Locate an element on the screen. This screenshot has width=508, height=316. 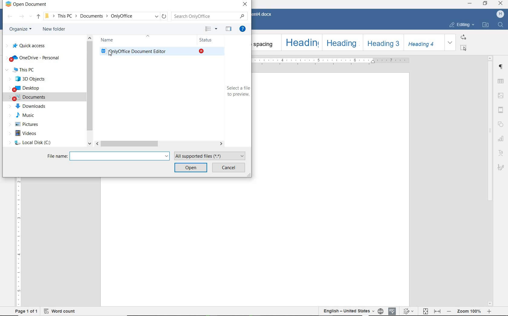
desktop is located at coordinates (26, 88).